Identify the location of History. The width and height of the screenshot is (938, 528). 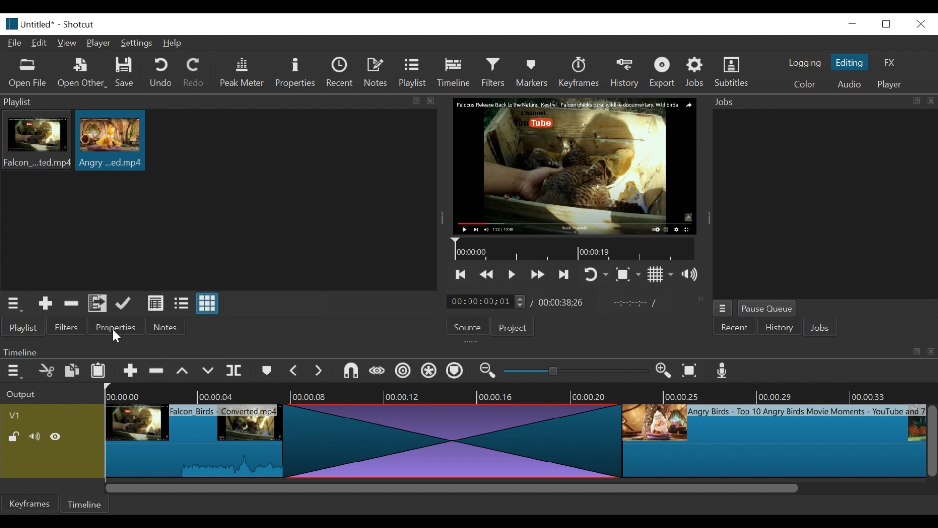
(779, 329).